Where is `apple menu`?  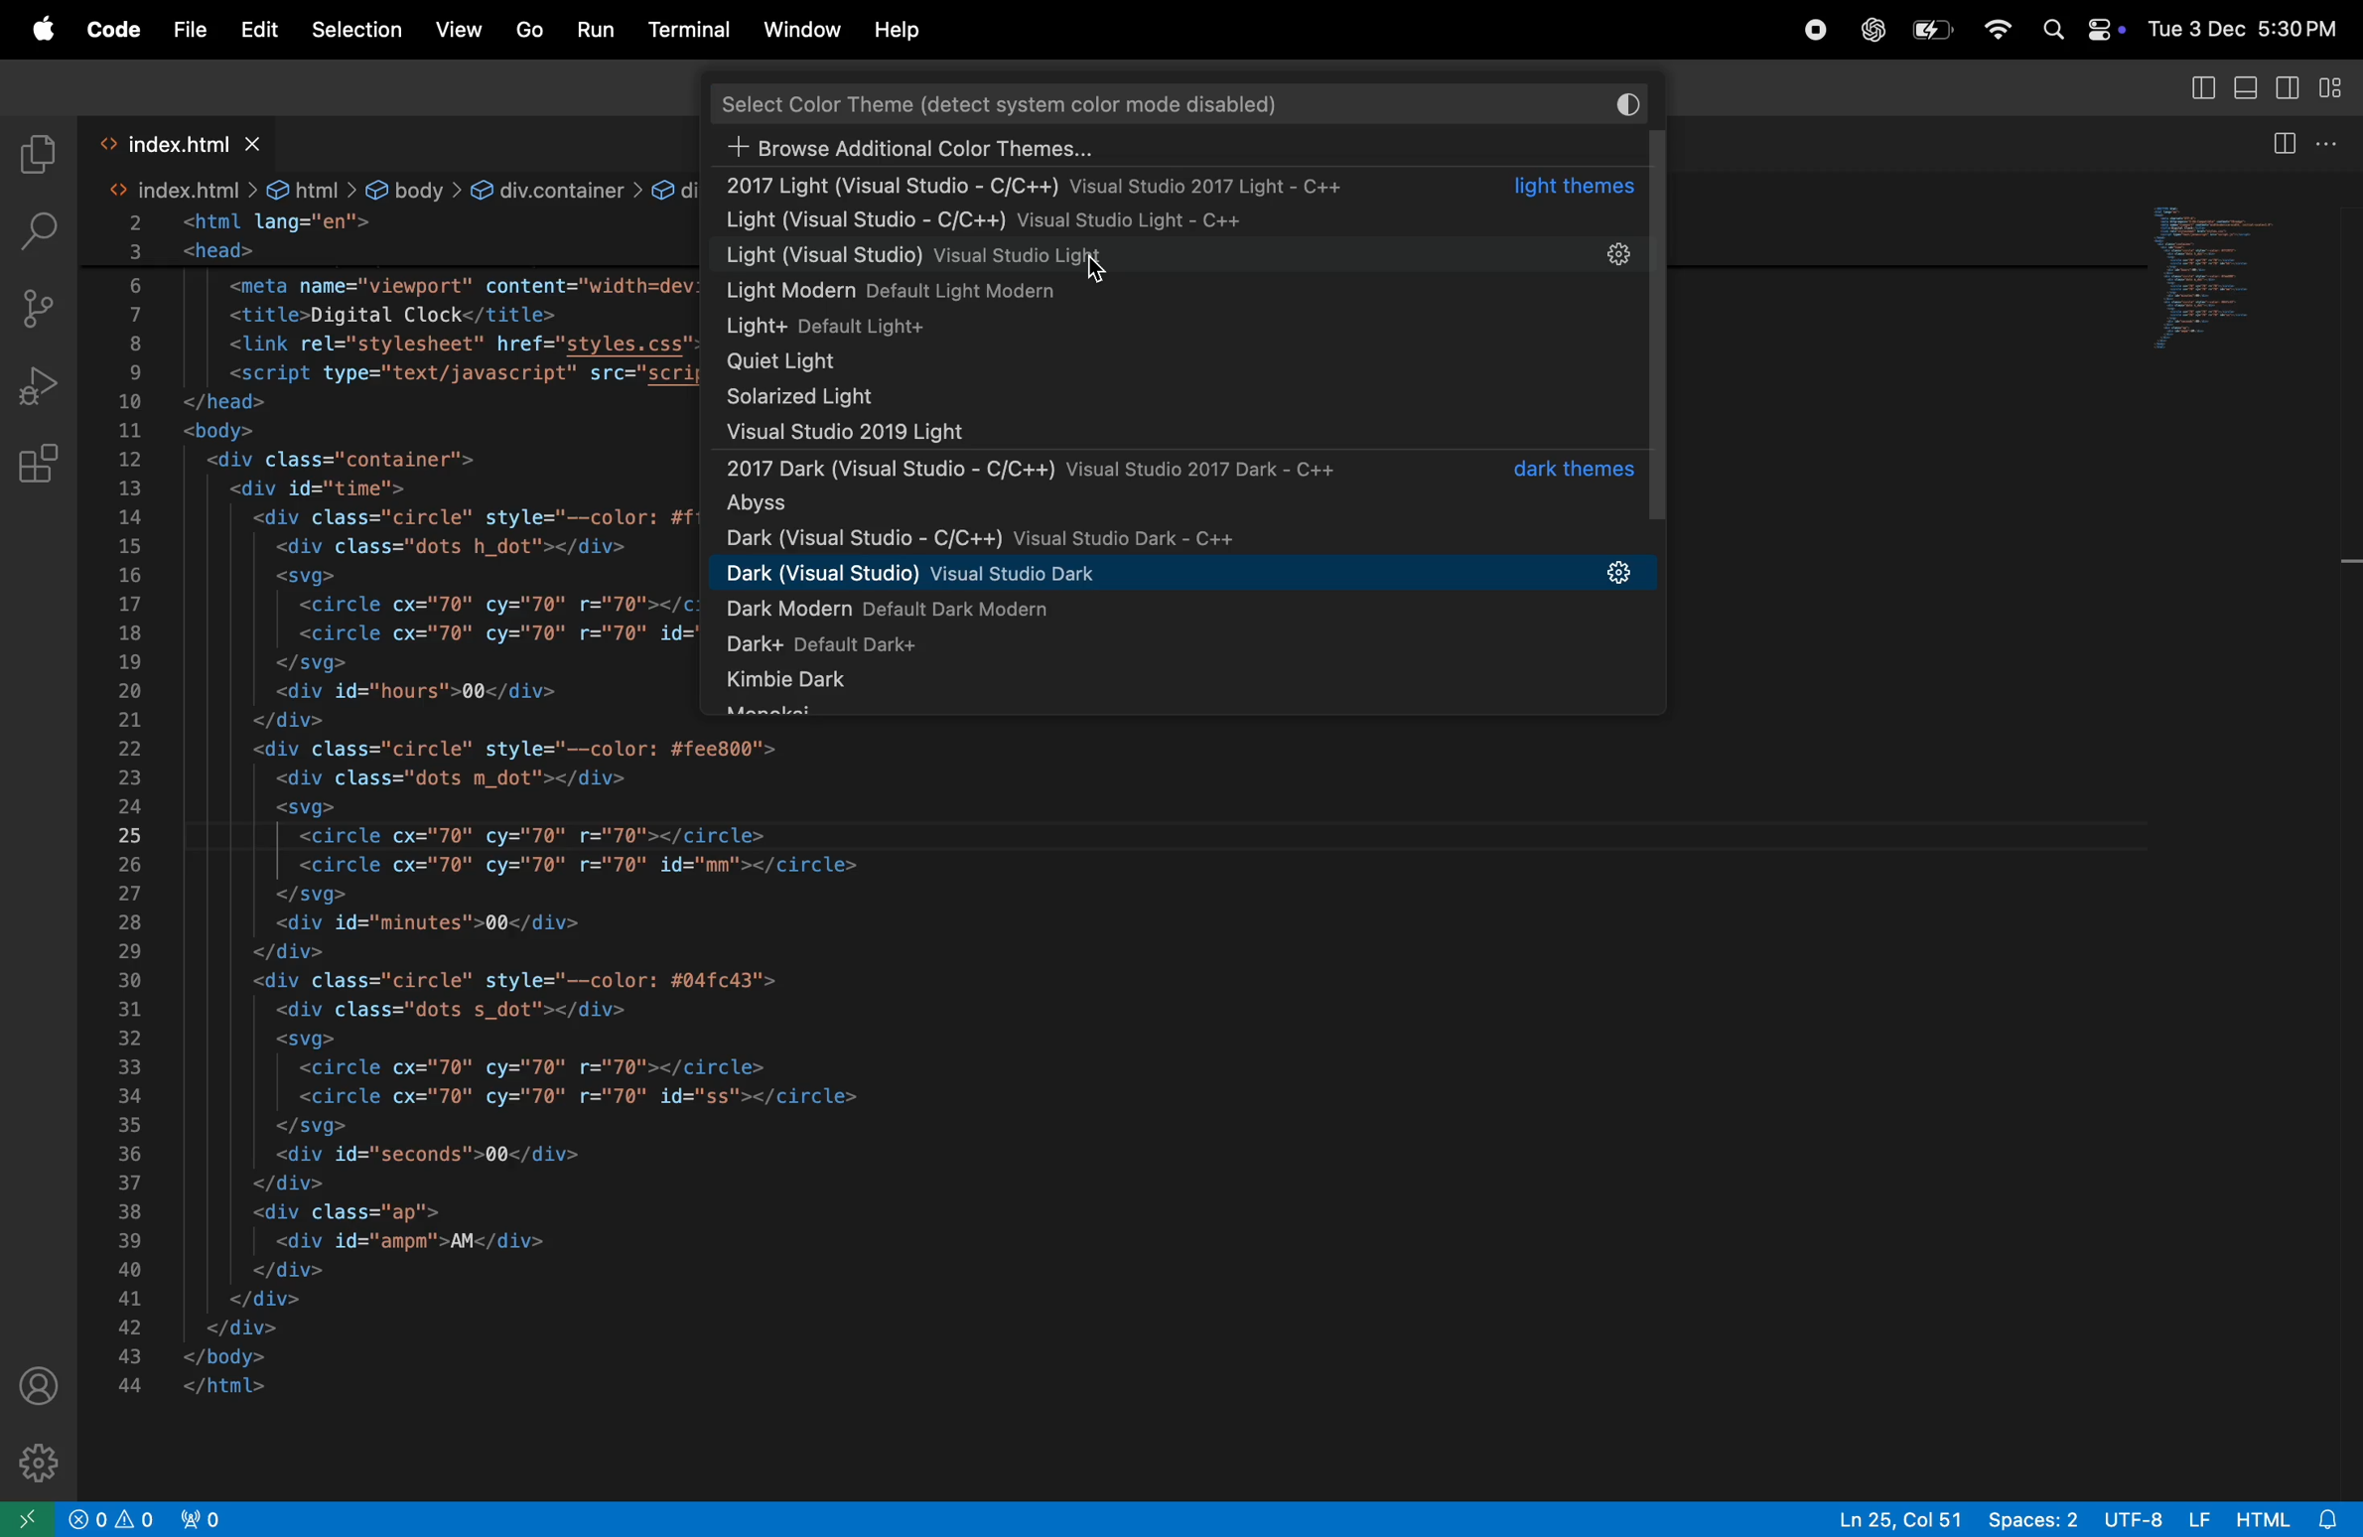 apple menu is located at coordinates (42, 32).